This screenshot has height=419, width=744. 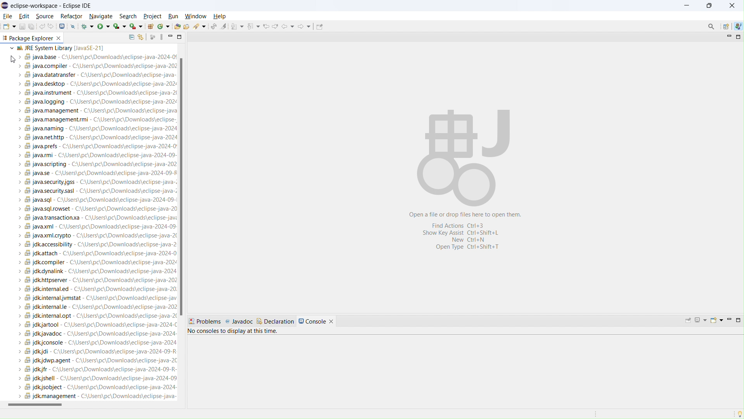 What do you see at coordinates (119, 26) in the screenshot?
I see `coverage` at bounding box center [119, 26].